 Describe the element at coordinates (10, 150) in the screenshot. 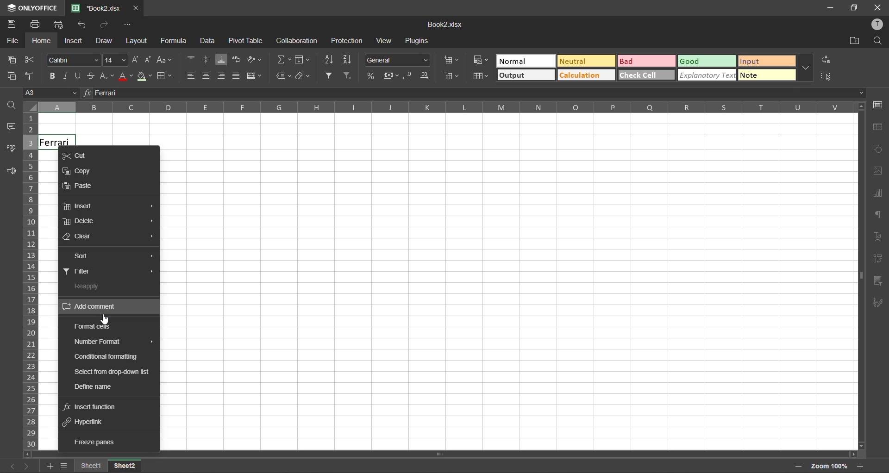

I see `spellcheck` at that location.